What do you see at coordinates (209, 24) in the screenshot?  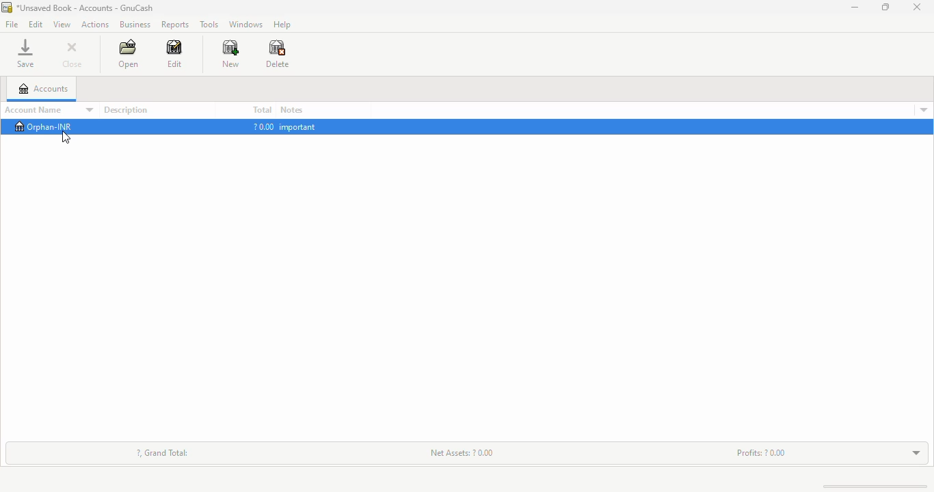 I see `tools` at bounding box center [209, 24].